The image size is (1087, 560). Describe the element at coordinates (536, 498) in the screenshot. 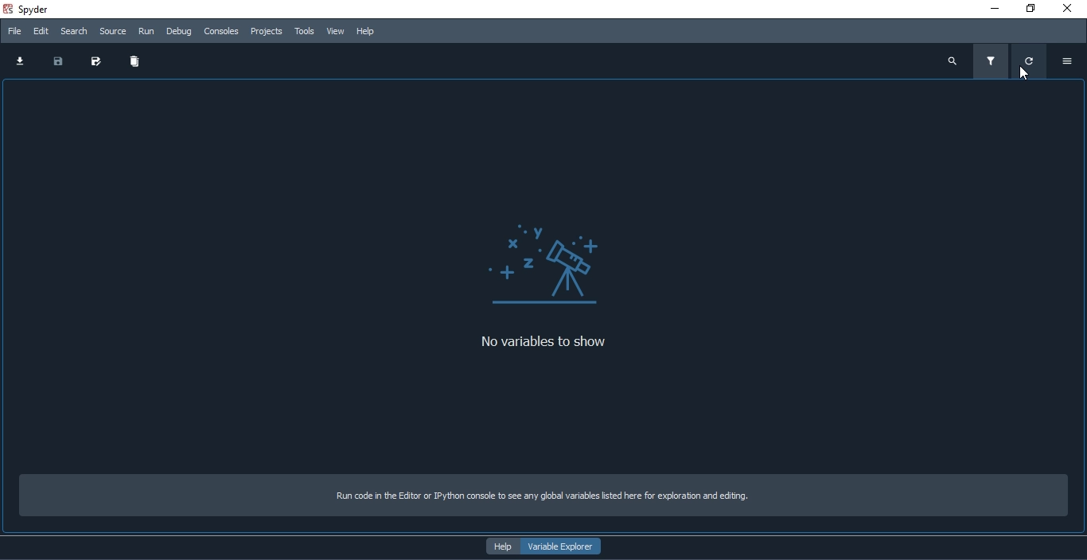

I see `Run code in the Editor or IPython console to see any global variables listed here for exploration and editing.` at that location.